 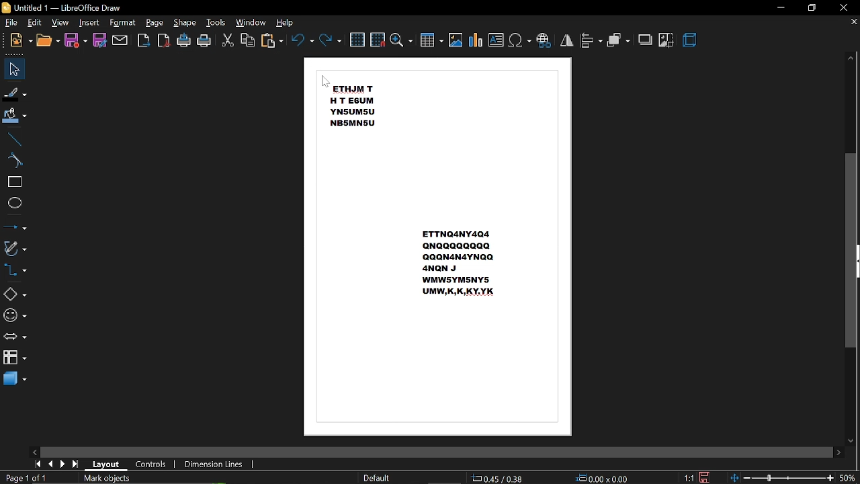 What do you see at coordinates (499, 476) in the screenshot?
I see `0.45/0.38` at bounding box center [499, 476].